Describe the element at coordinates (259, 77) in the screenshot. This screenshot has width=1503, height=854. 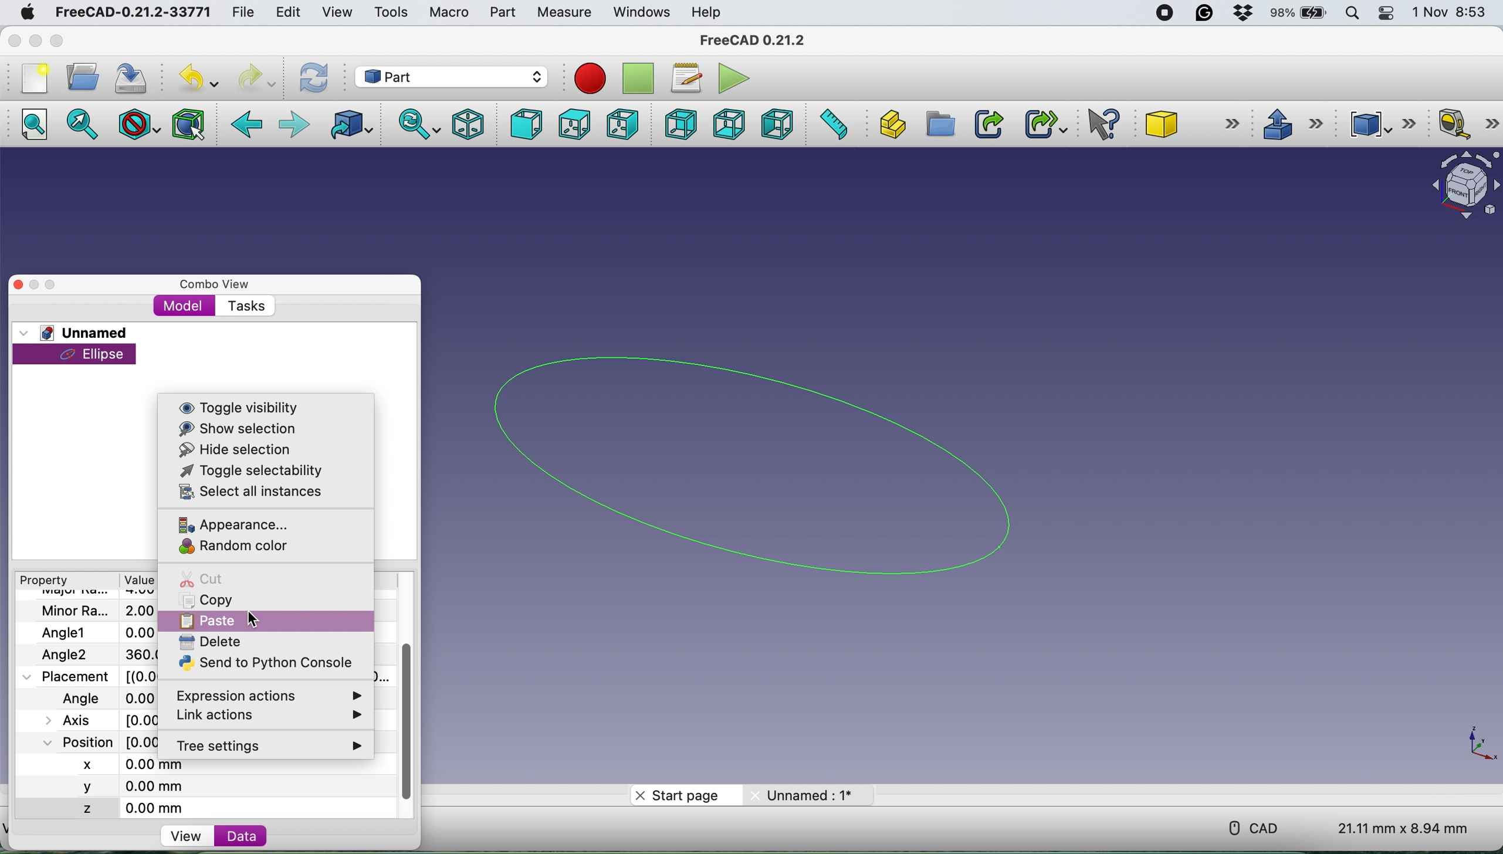
I see `redo` at that location.